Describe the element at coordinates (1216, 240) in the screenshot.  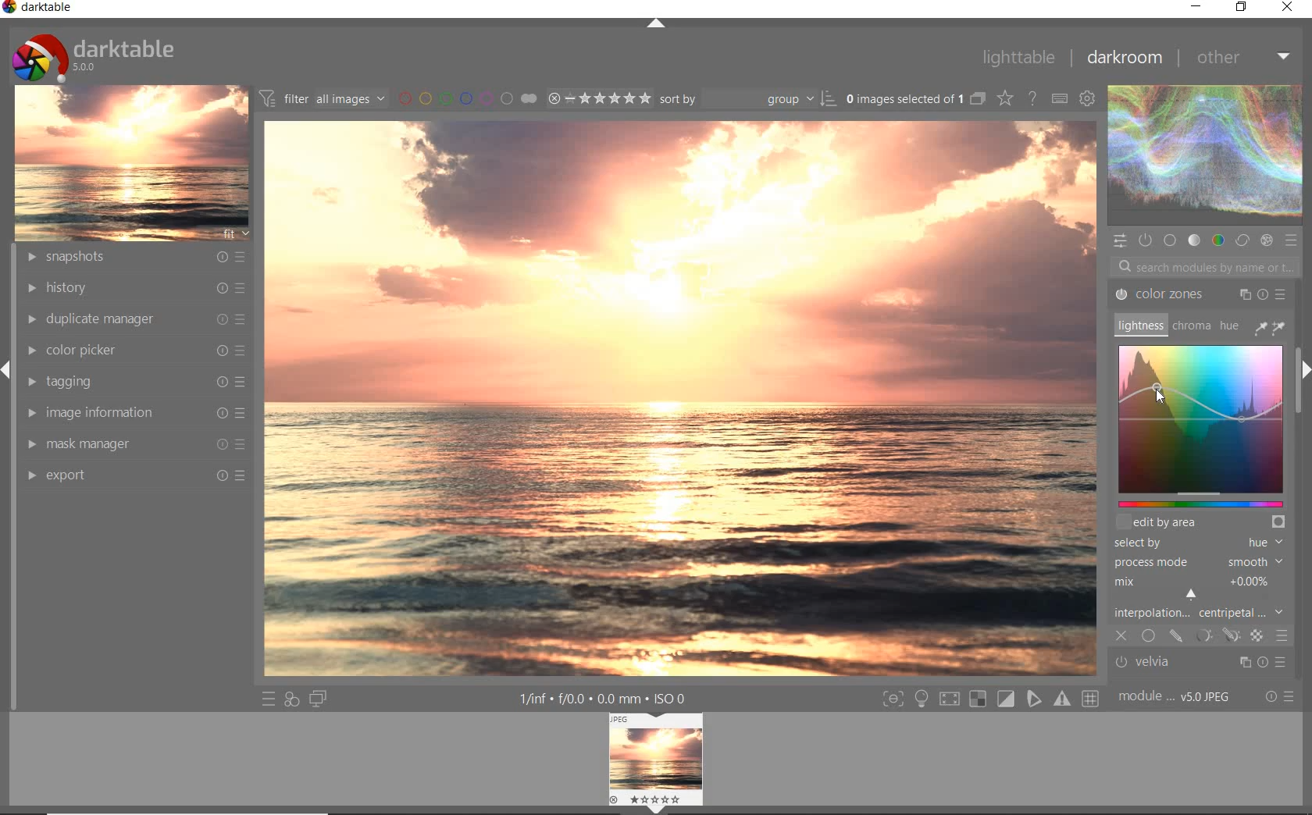
I see `COLOR` at that location.